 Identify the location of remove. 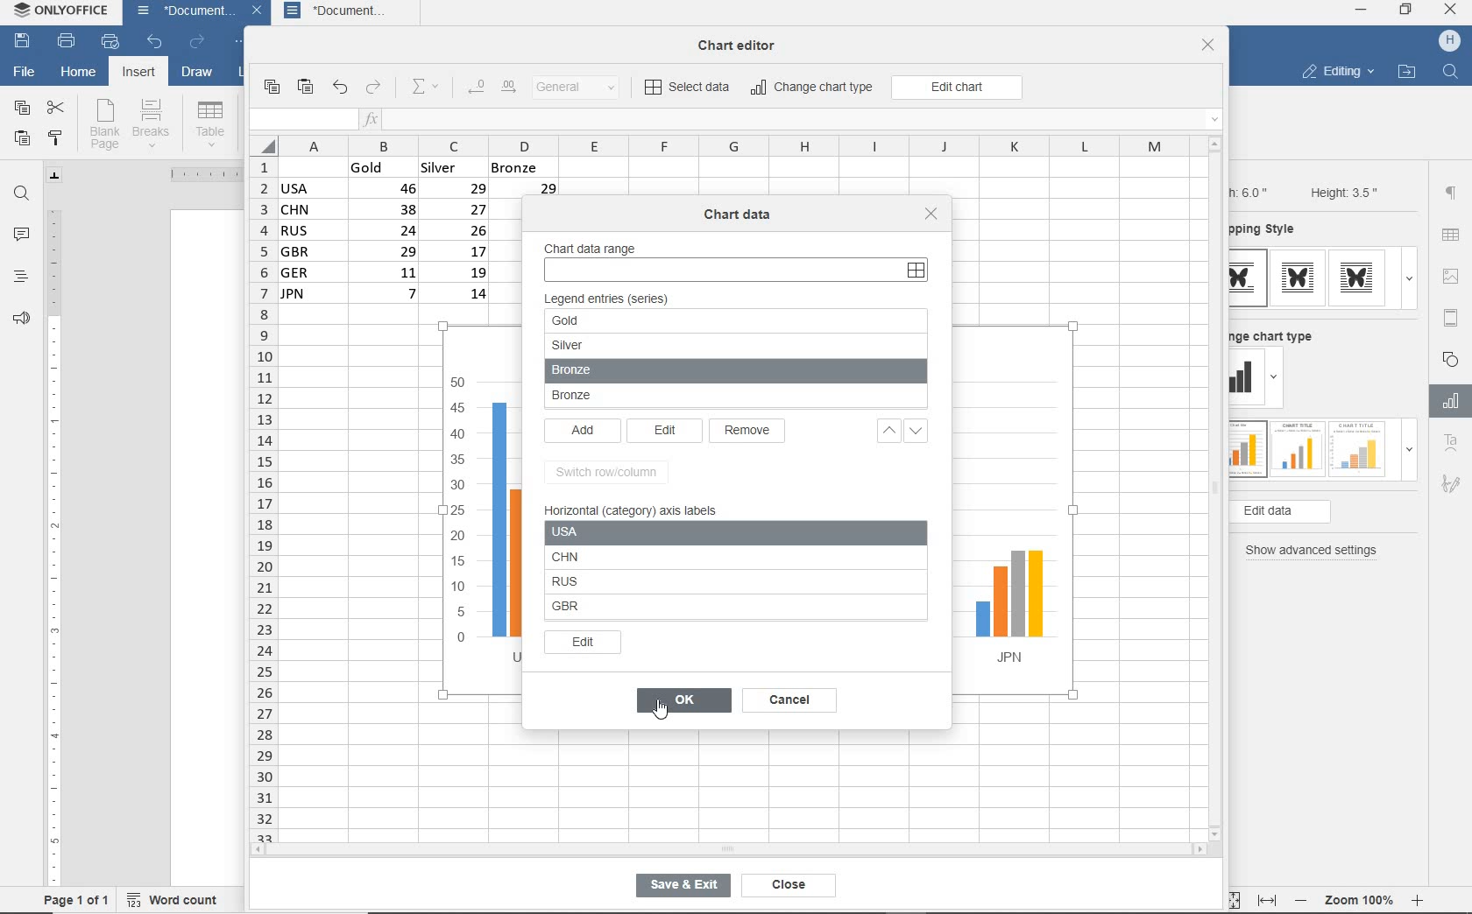
(750, 432).